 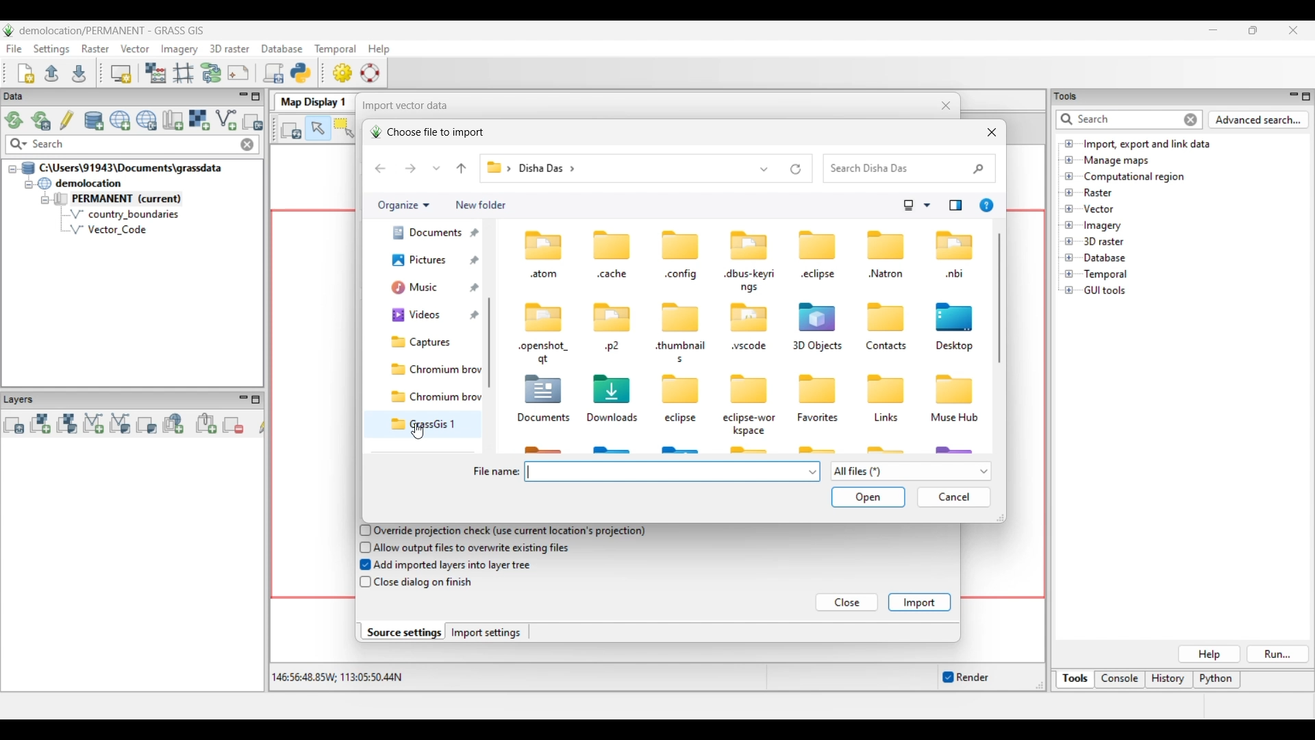 I want to click on icon, so click(x=540, y=243).